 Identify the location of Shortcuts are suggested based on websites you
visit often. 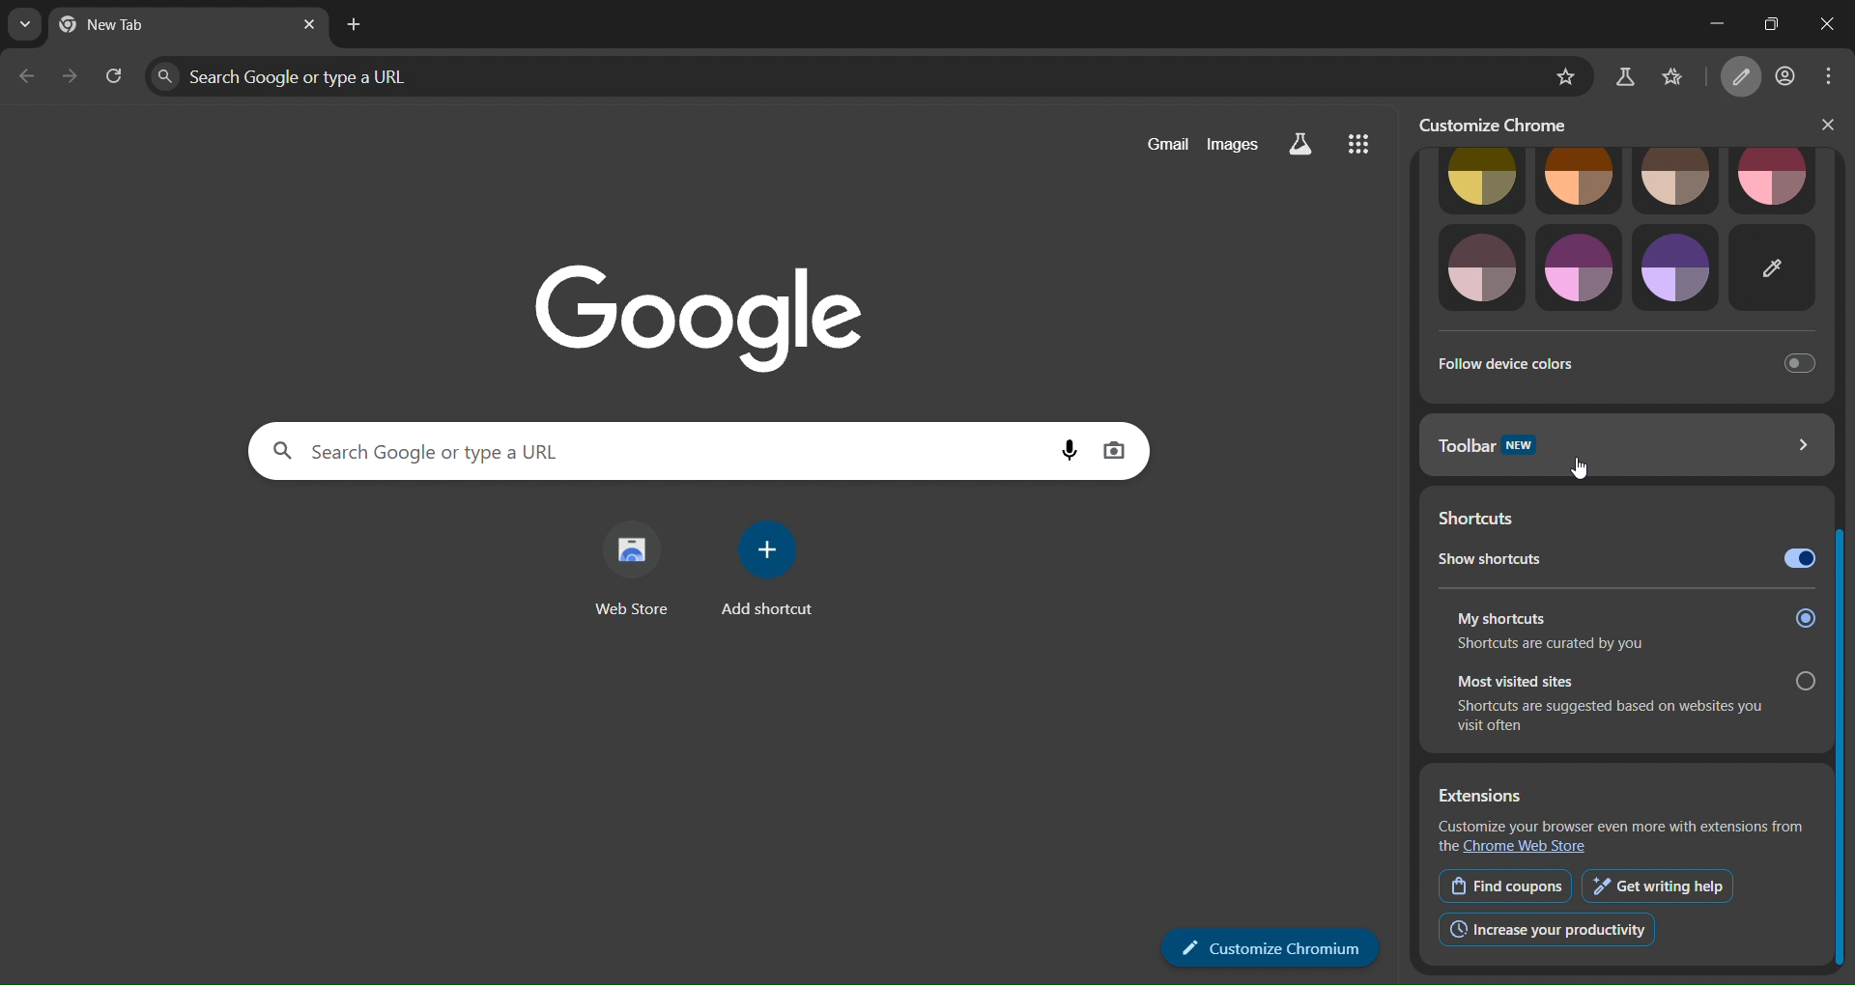
(1605, 718).